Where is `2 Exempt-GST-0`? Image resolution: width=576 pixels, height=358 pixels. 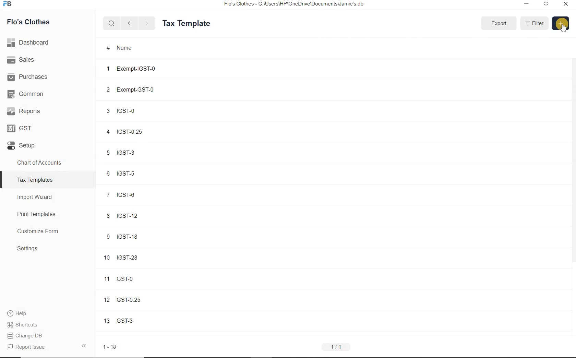
2 Exempt-GST-0 is located at coordinates (142, 89).